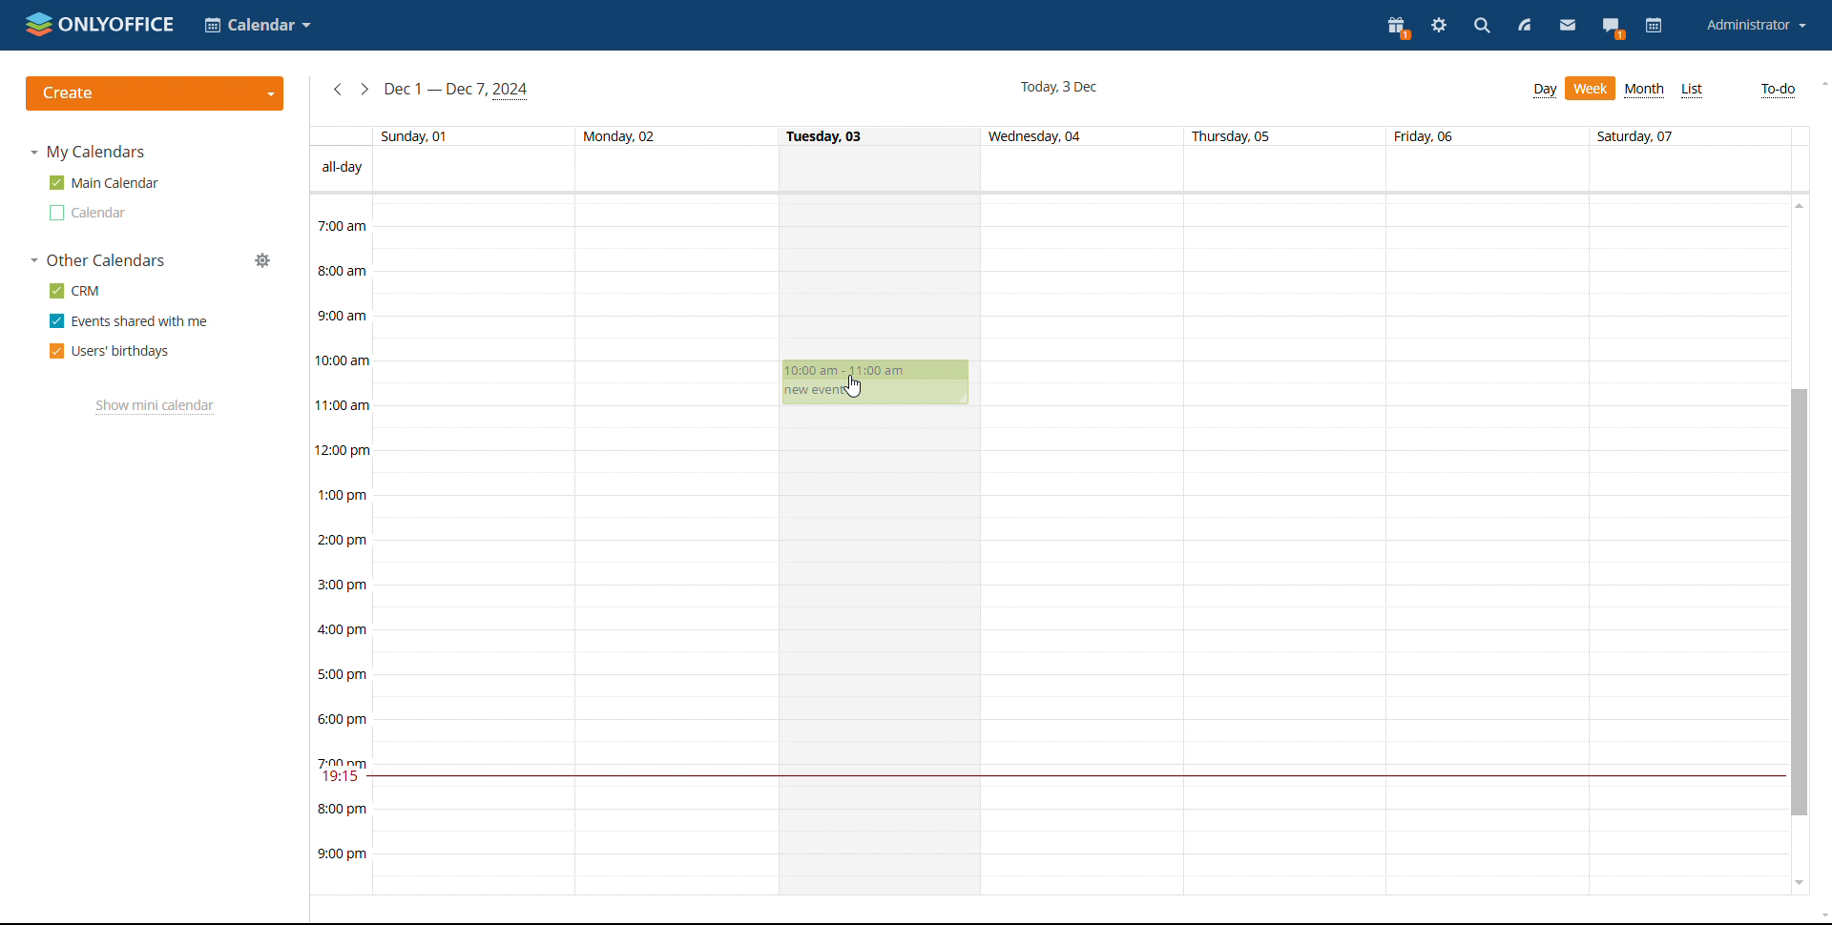  What do you see at coordinates (343, 778) in the screenshot?
I see `19:15` at bounding box center [343, 778].